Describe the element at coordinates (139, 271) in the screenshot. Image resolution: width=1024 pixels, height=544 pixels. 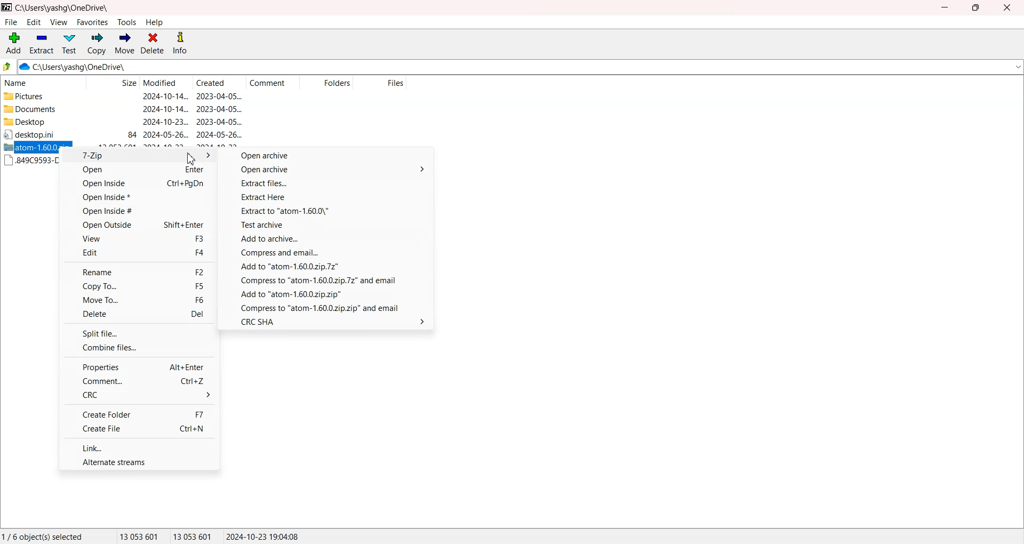
I see `Rename` at that location.